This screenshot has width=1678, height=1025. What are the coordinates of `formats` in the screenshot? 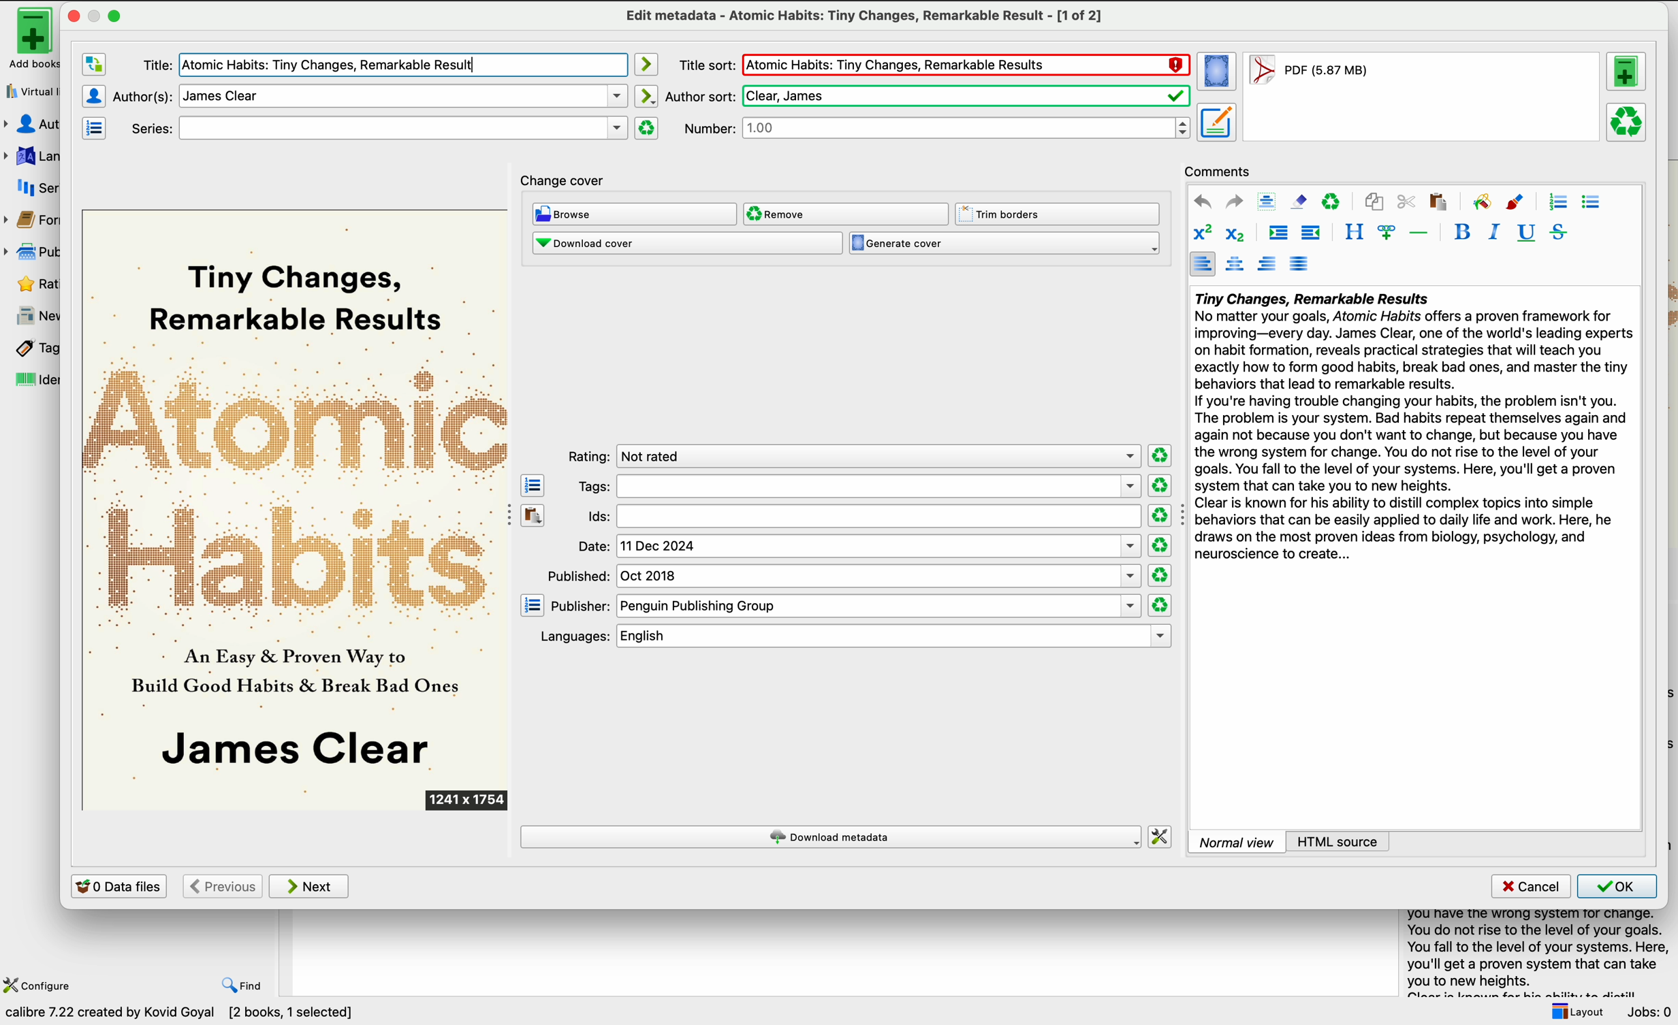 It's located at (33, 223).